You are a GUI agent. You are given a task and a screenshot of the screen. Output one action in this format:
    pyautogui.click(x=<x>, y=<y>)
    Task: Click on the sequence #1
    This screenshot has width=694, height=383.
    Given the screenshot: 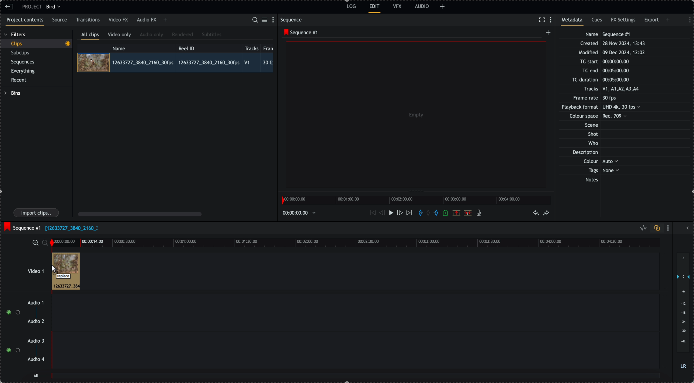 What is the action you would take?
    pyautogui.click(x=299, y=33)
    